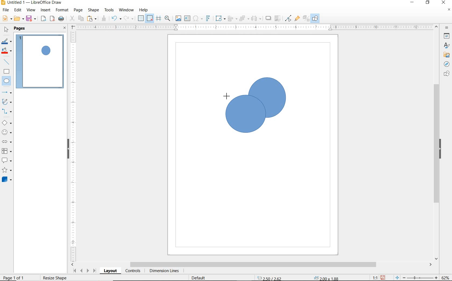  I want to click on SHADOW, so click(269, 19).